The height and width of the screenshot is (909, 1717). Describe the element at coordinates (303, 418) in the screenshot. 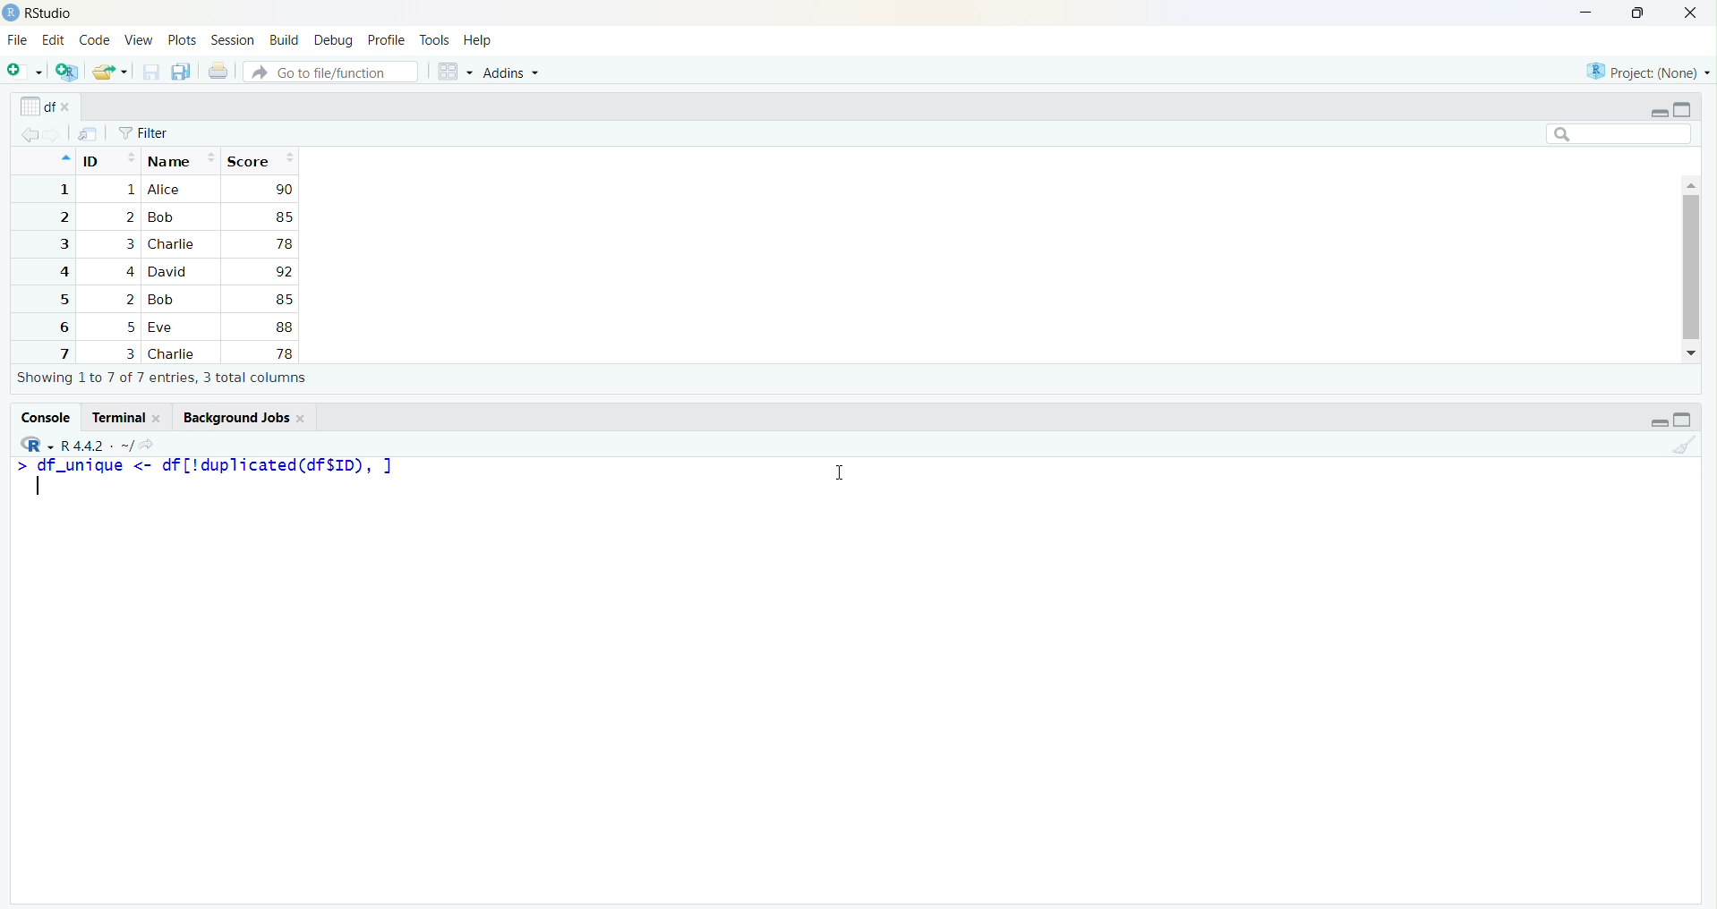

I see `close` at that location.